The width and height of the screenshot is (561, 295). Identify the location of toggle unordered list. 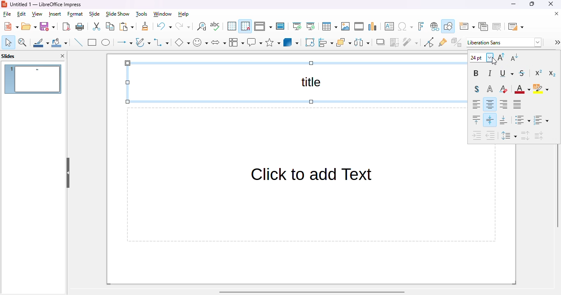
(523, 120).